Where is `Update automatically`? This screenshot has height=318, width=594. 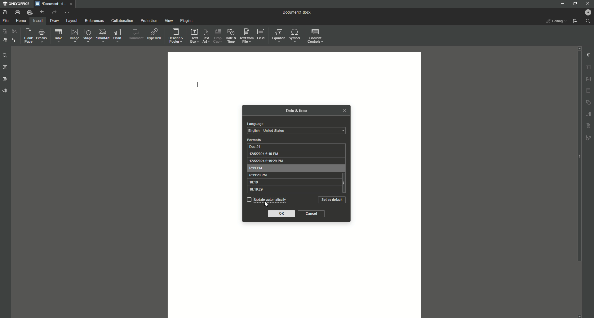 Update automatically is located at coordinates (266, 199).